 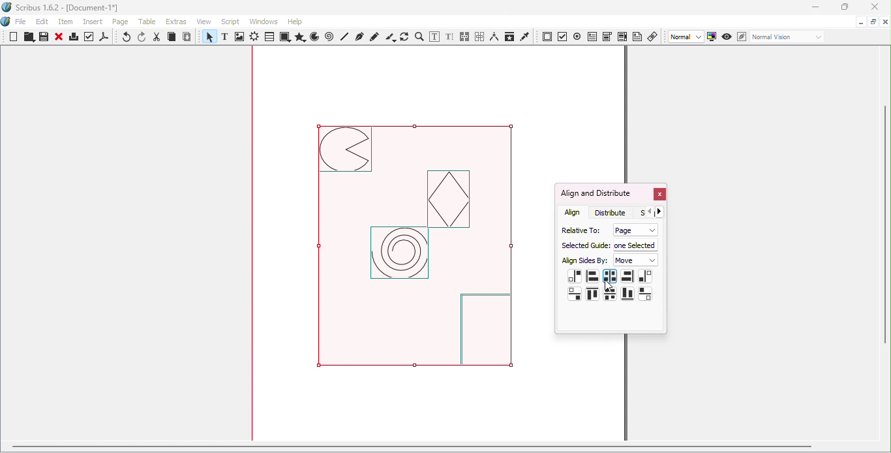 What do you see at coordinates (525, 36) in the screenshot?
I see `Eye dropper` at bounding box center [525, 36].